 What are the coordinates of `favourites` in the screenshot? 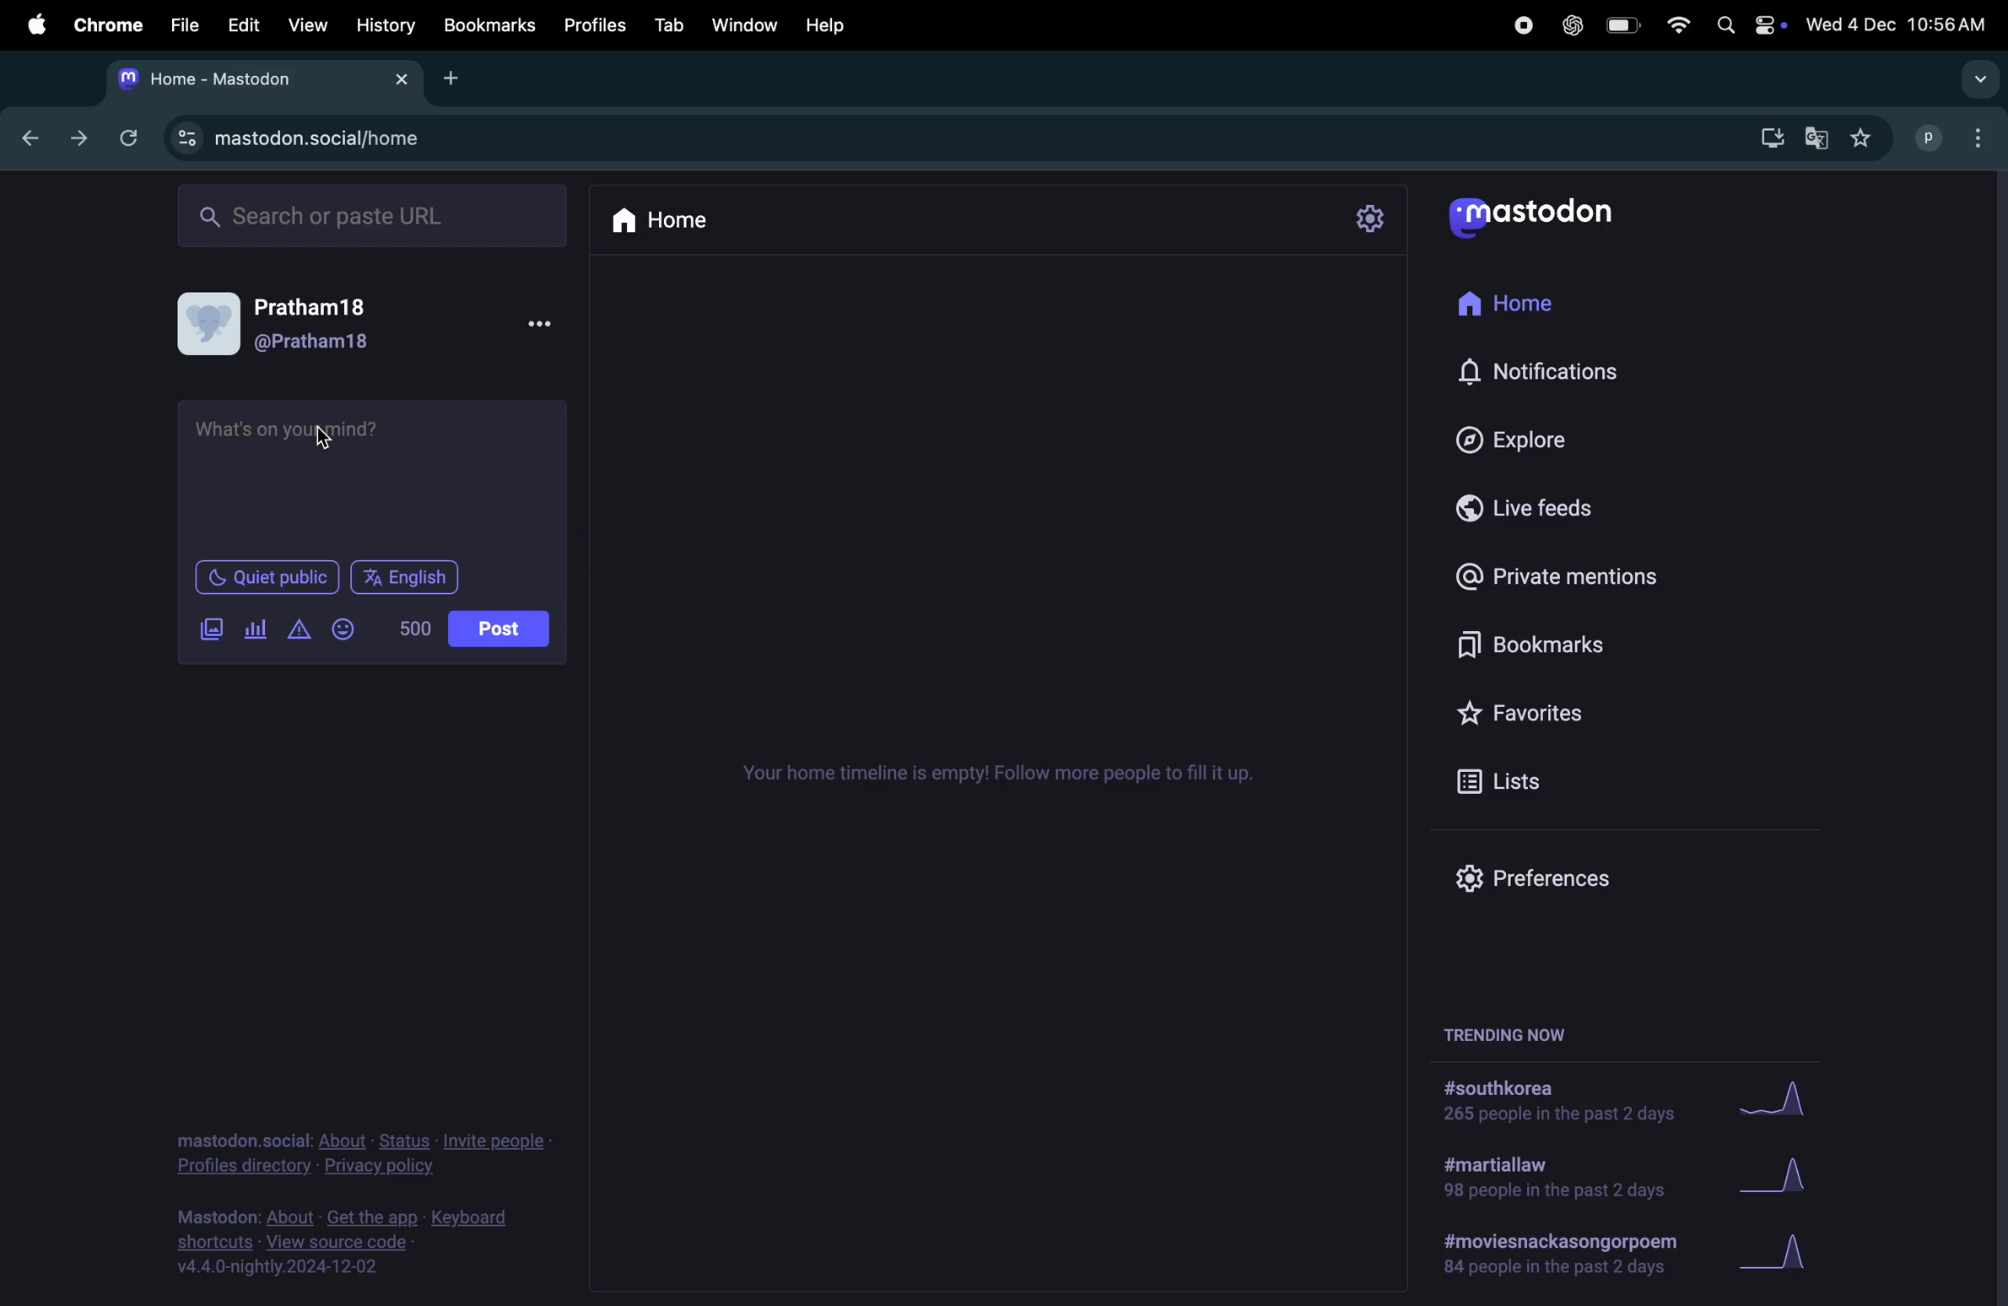 It's located at (1863, 136).